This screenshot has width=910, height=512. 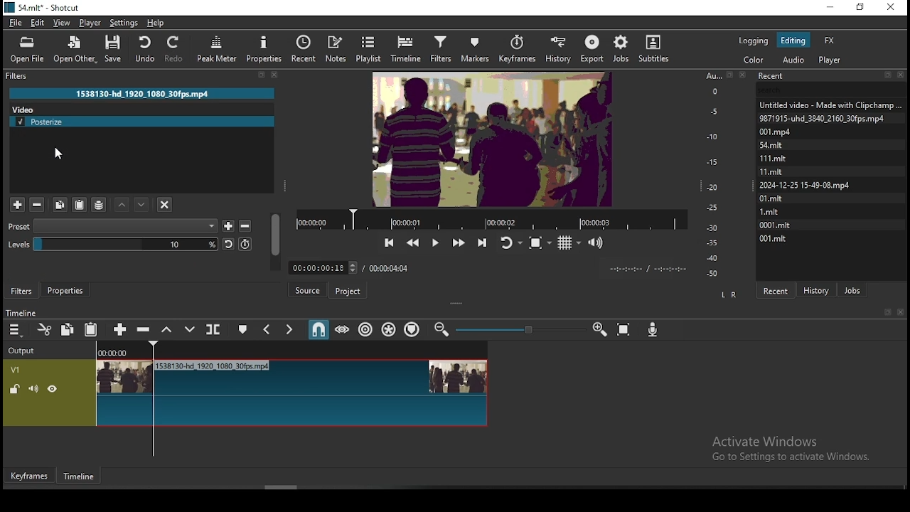 What do you see at coordinates (29, 476) in the screenshot?
I see `keyframe` at bounding box center [29, 476].